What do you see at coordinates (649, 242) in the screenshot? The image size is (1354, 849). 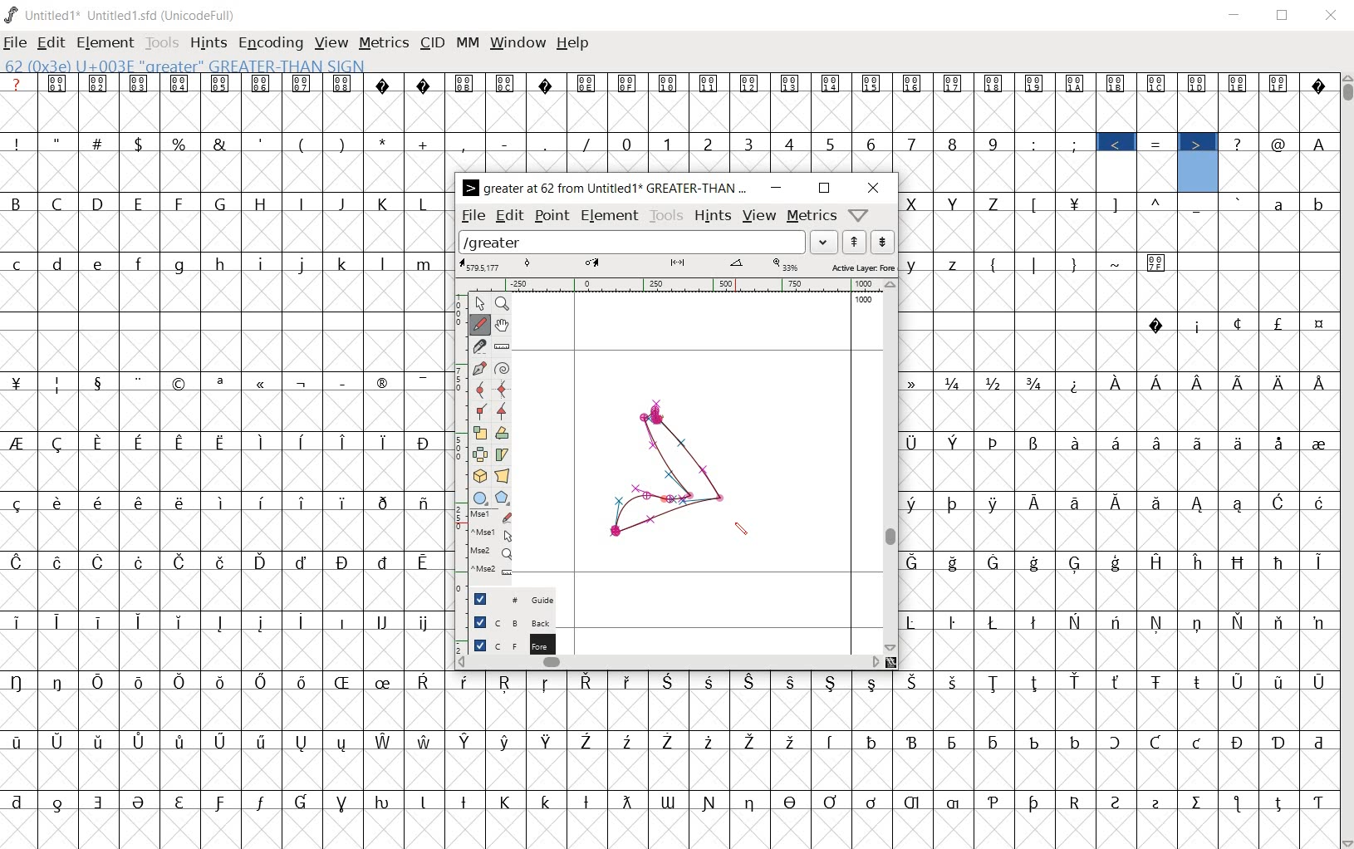 I see `load word list` at bounding box center [649, 242].